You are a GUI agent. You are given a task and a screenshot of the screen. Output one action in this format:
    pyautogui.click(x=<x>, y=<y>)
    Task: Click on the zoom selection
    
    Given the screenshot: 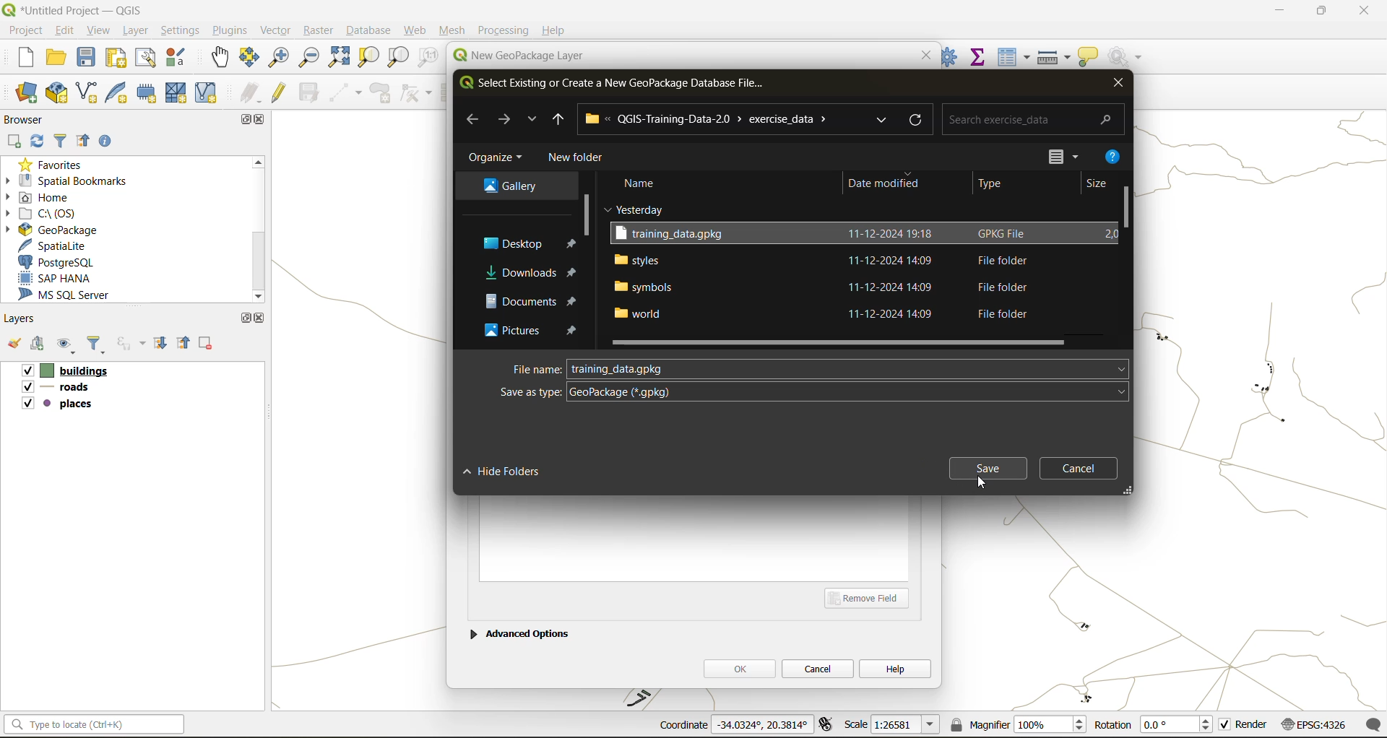 What is the action you would take?
    pyautogui.click(x=371, y=57)
    